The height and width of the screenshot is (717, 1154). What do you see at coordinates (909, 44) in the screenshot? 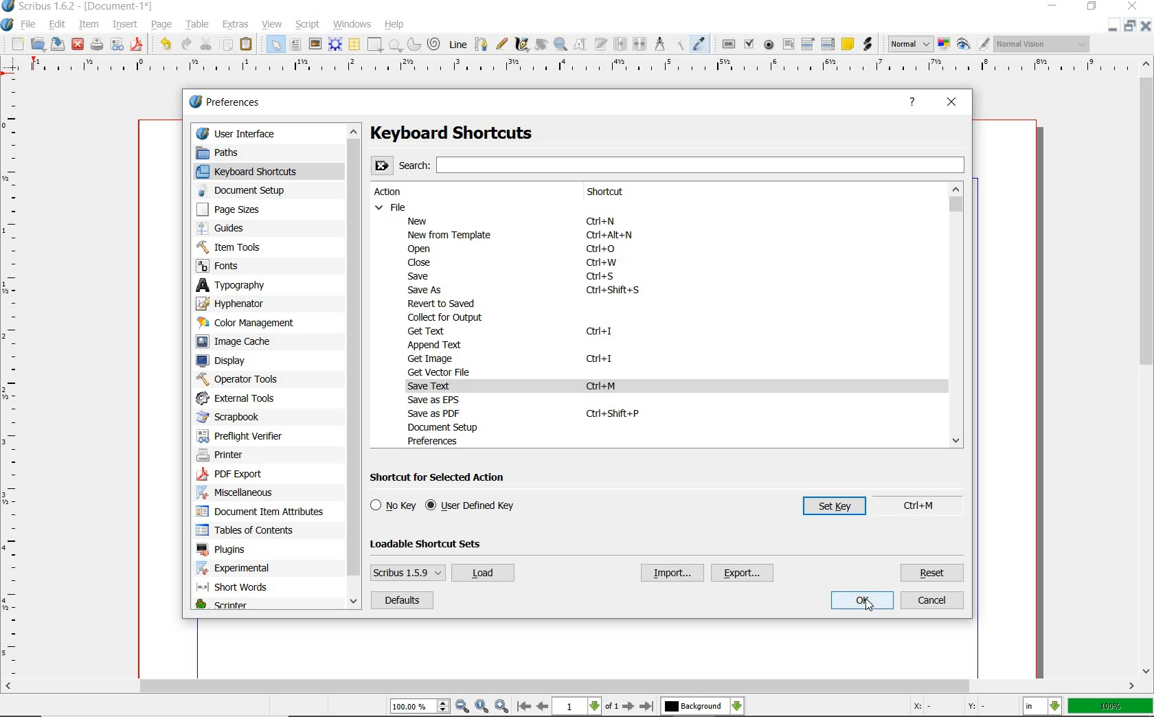
I see `select image preview mode` at bounding box center [909, 44].